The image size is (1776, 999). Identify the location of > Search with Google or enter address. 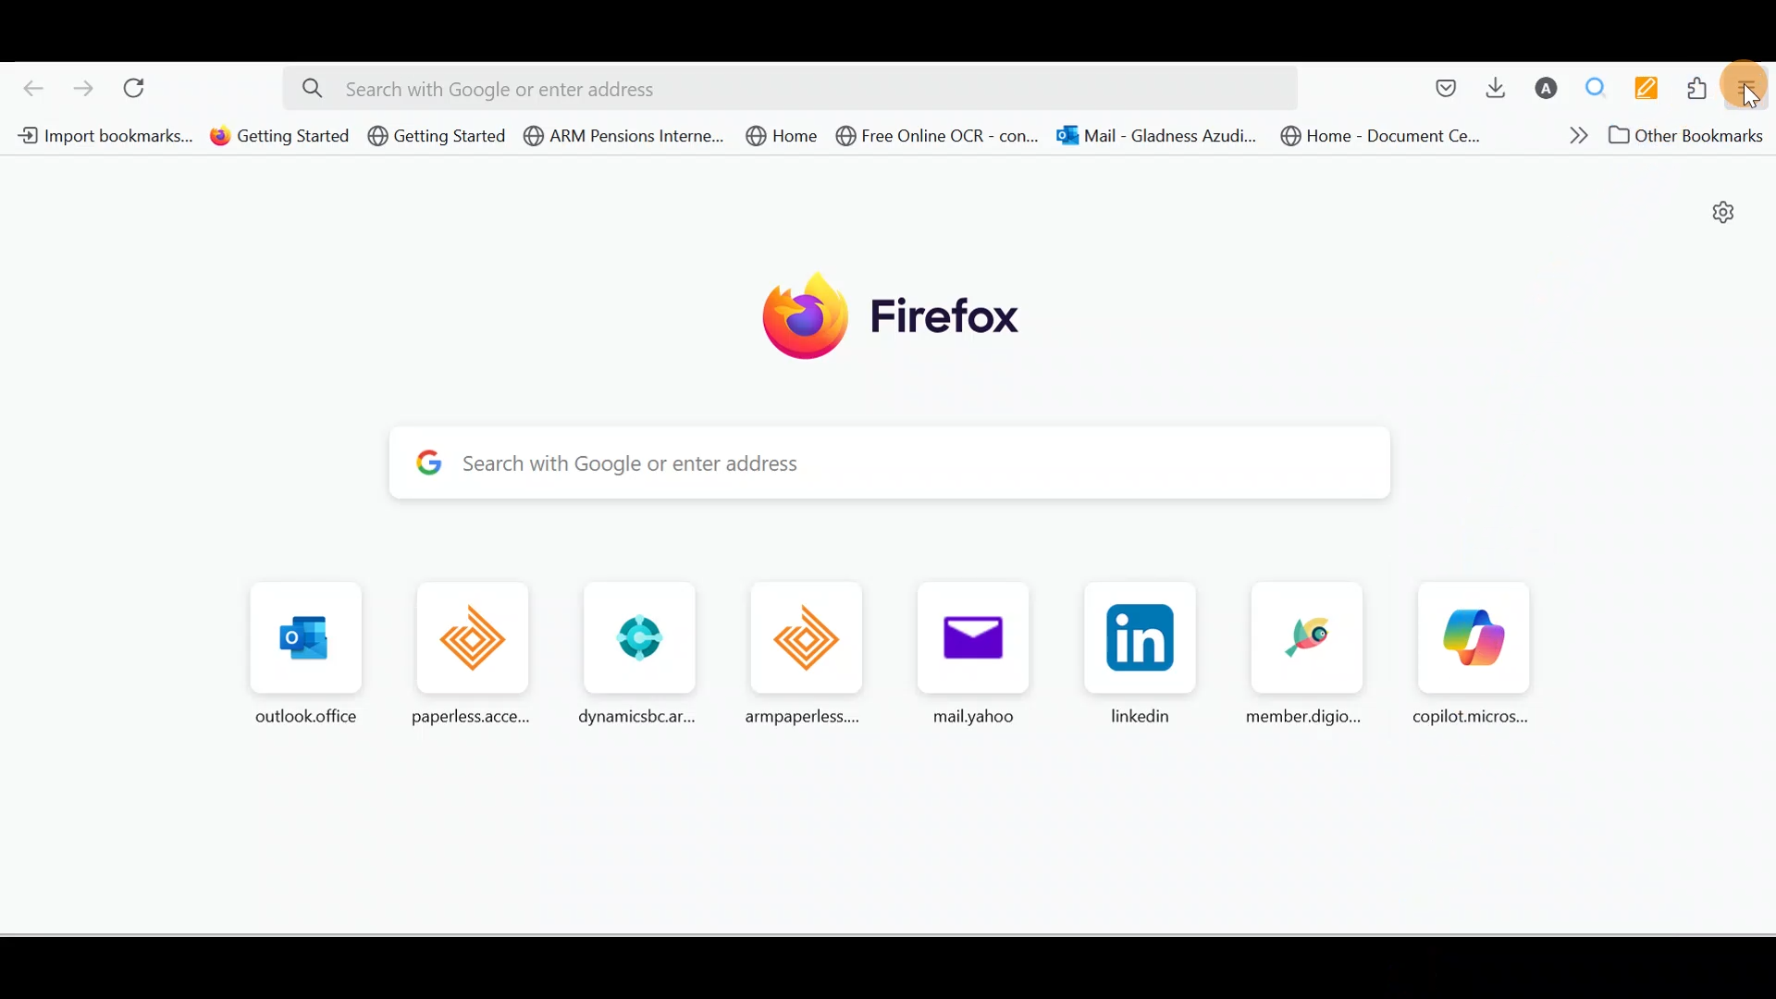
(908, 463).